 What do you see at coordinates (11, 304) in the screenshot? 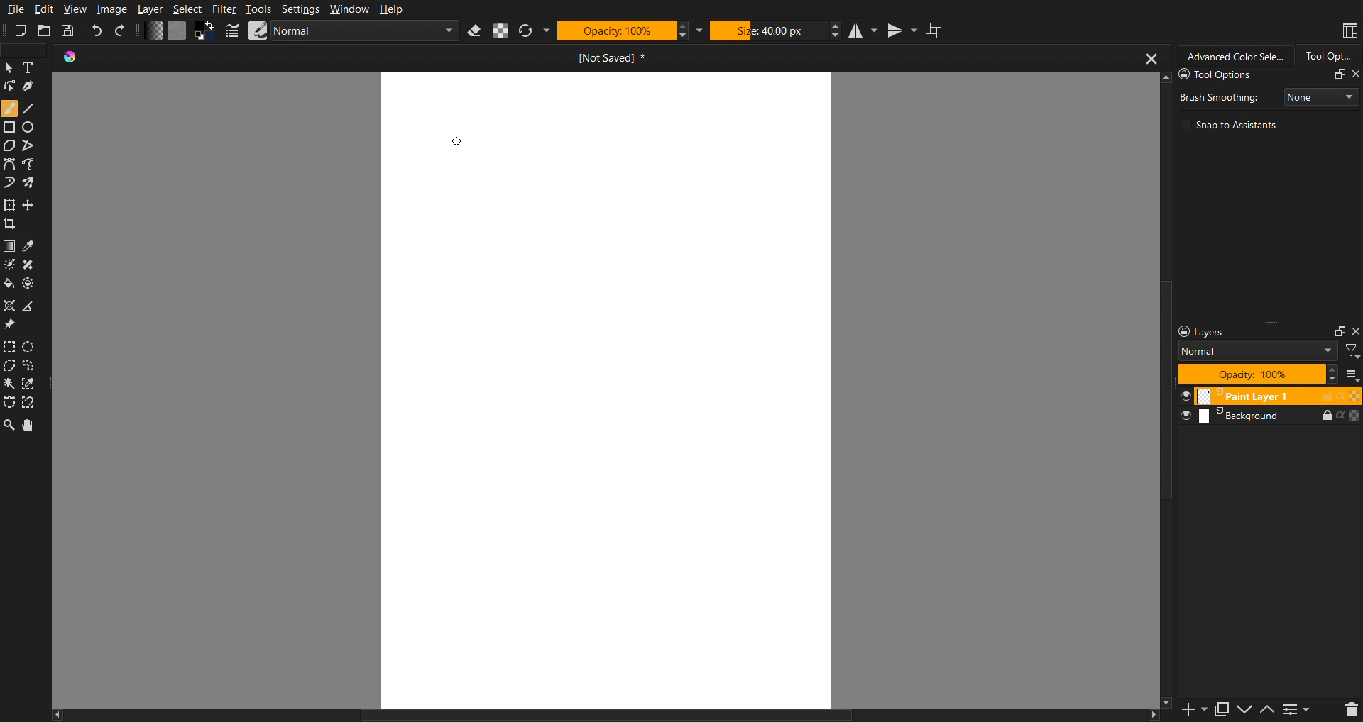
I see `Misc Tools` at bounding box center [11, 304].